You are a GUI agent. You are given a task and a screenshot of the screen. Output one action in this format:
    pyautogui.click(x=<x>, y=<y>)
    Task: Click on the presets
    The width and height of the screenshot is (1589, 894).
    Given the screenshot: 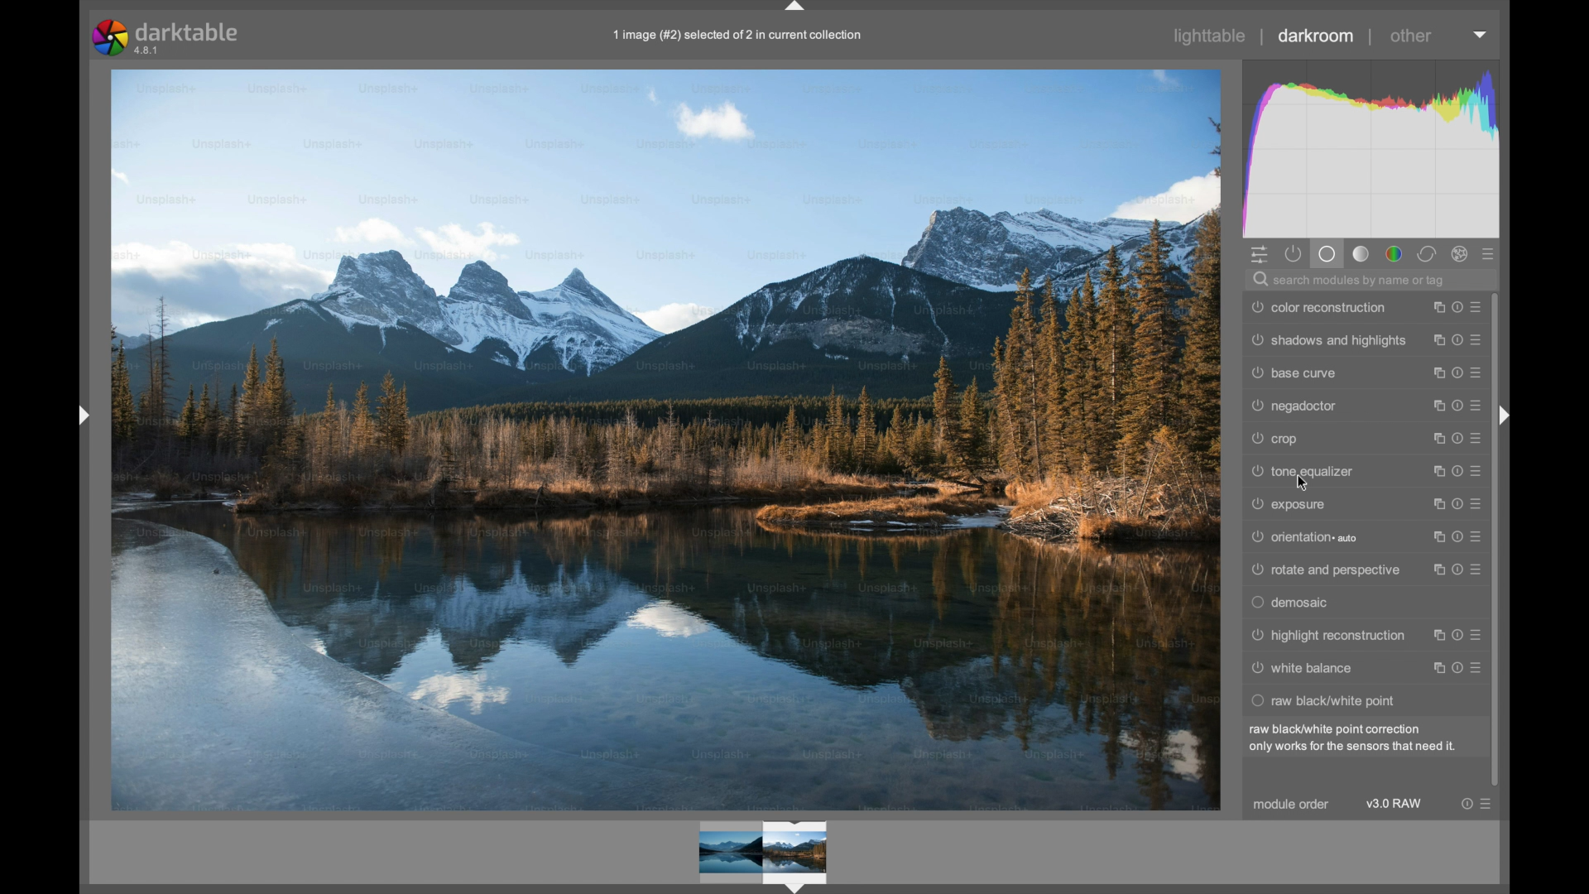 What is the action you would take?
    pyautogui.click(x=1481, y=372)
    